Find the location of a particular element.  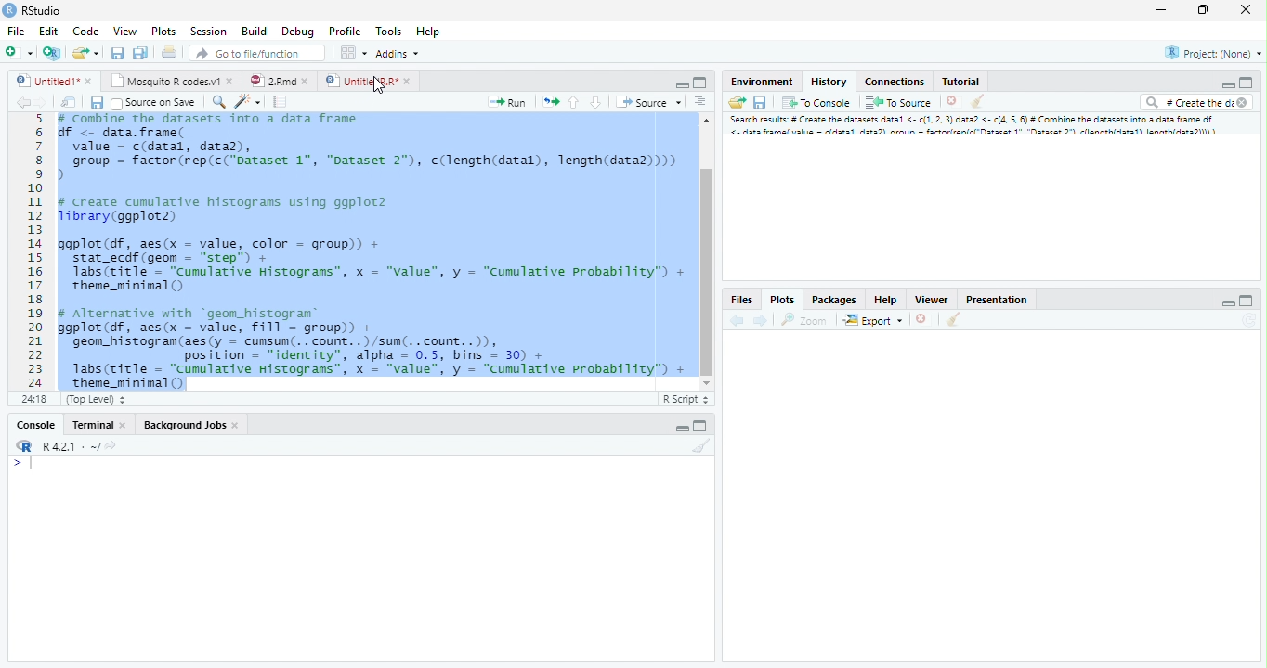

Environment is located at coordinates (761, 82).